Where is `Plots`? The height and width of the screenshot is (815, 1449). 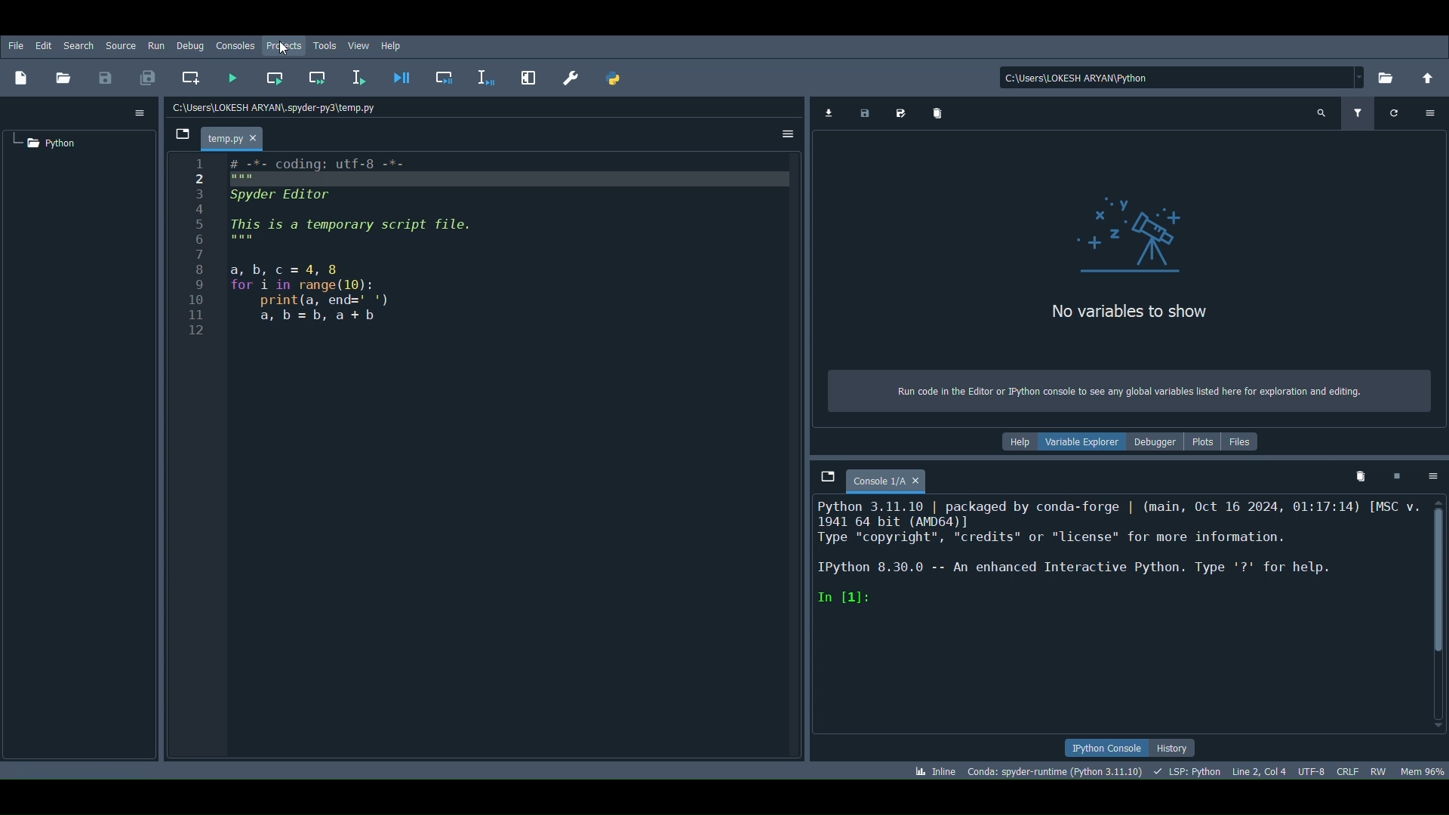
Plots is located at coordinates (1203, 441).